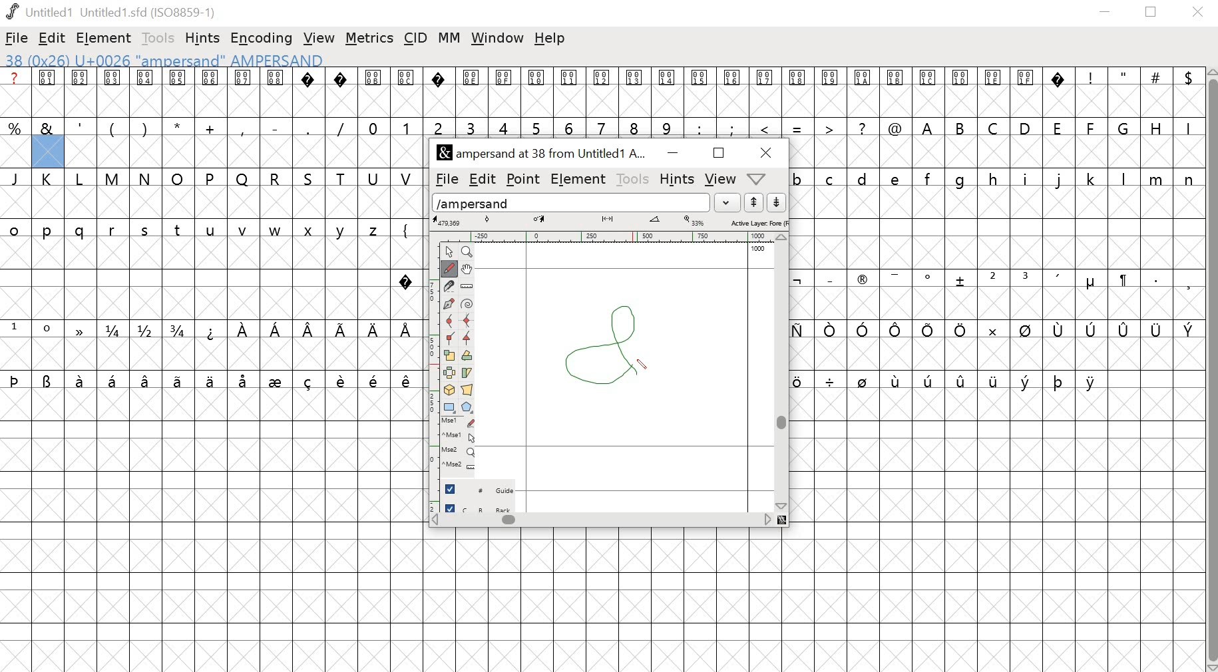 This screenshot has width=1218, height=672. Describe the element at coordinates (1189, 178) in the screenshot. I see `n` at that location.